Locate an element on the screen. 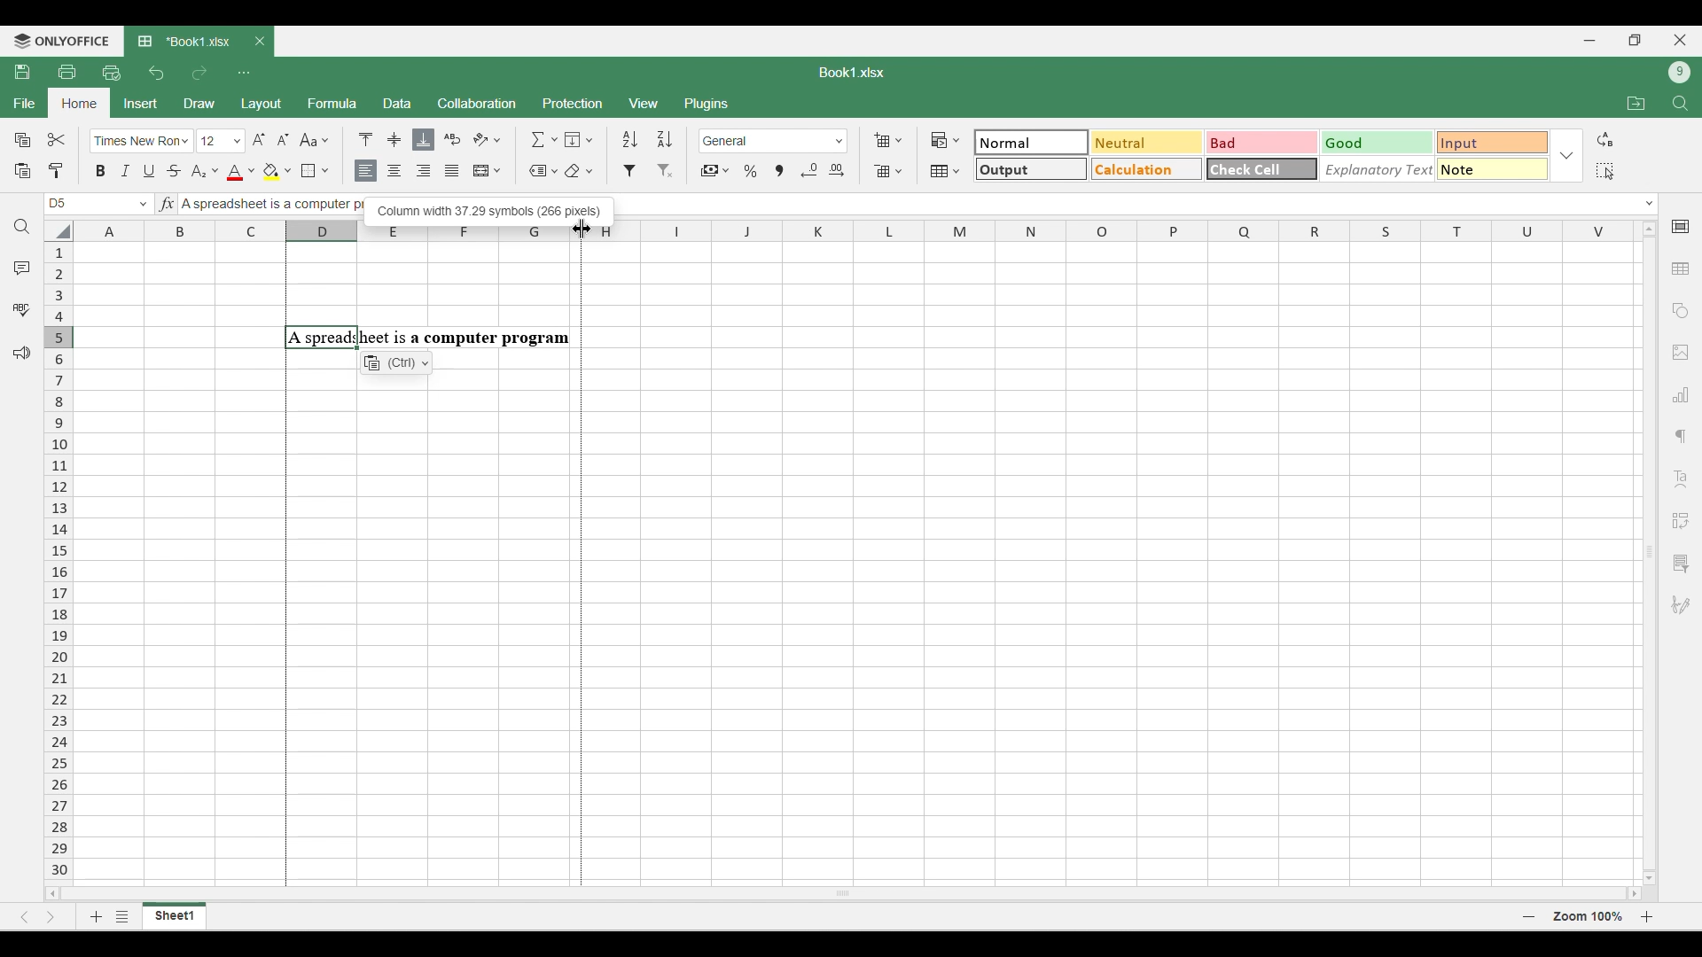 This screenshot has height=957, width=1702. Text alignment is located at coordinates (1681, 478).